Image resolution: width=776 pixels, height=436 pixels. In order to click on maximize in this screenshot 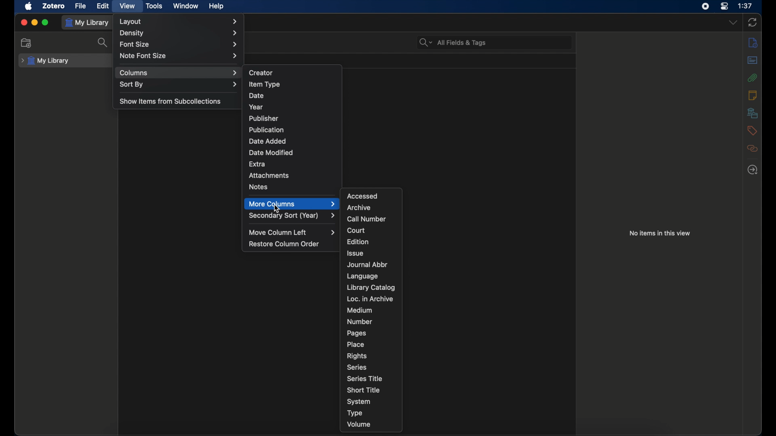, I will do `click(46, 23)`.